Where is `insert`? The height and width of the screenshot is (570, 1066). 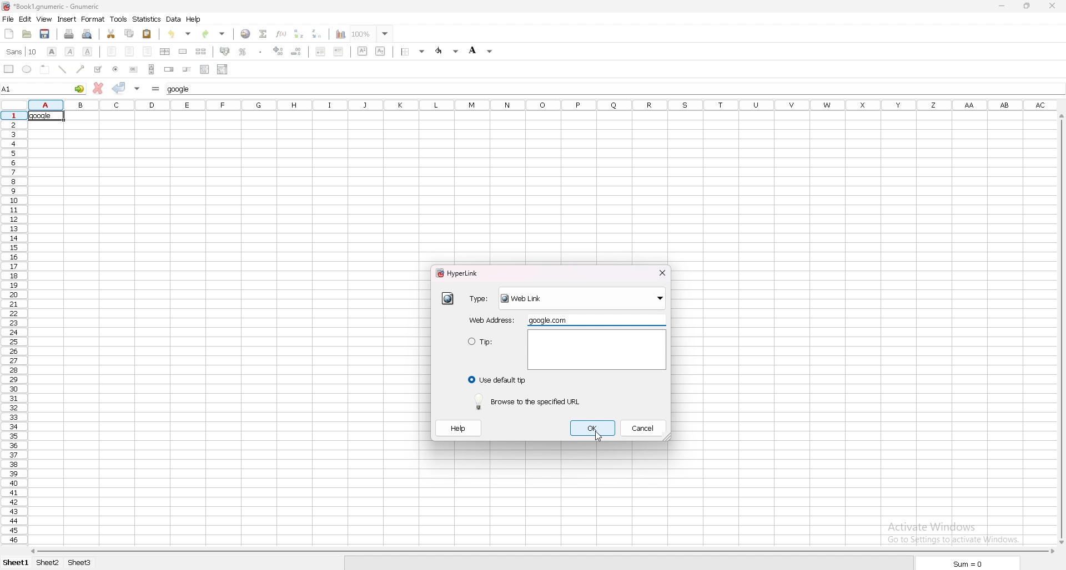 insert is located at coordinates (67, 19).